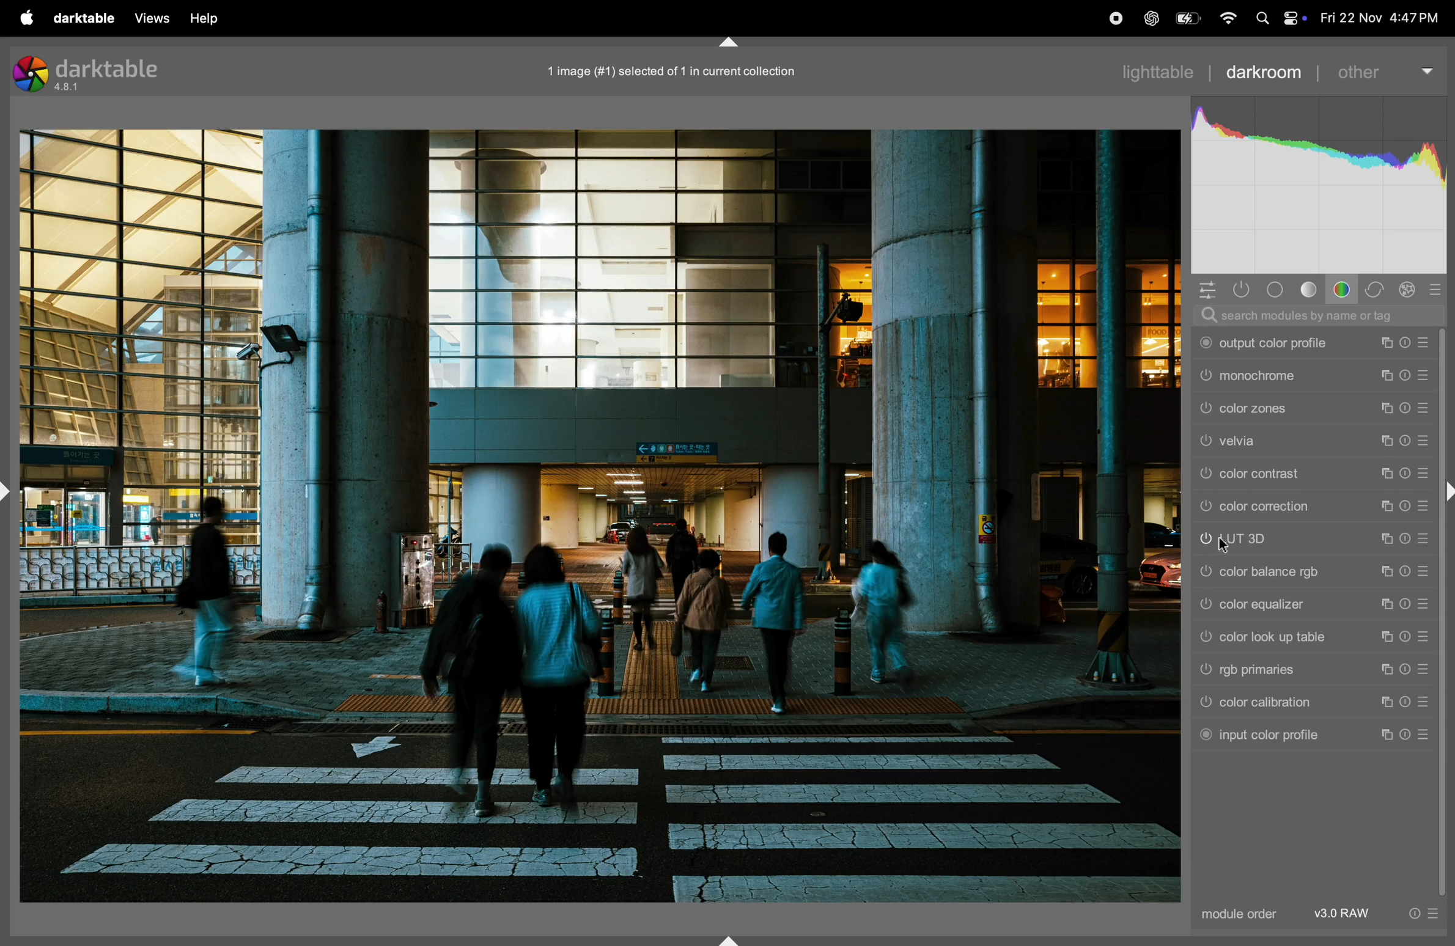 This screenshot has width=1455, height=946. I want to click on reset, so click(1405, 375).